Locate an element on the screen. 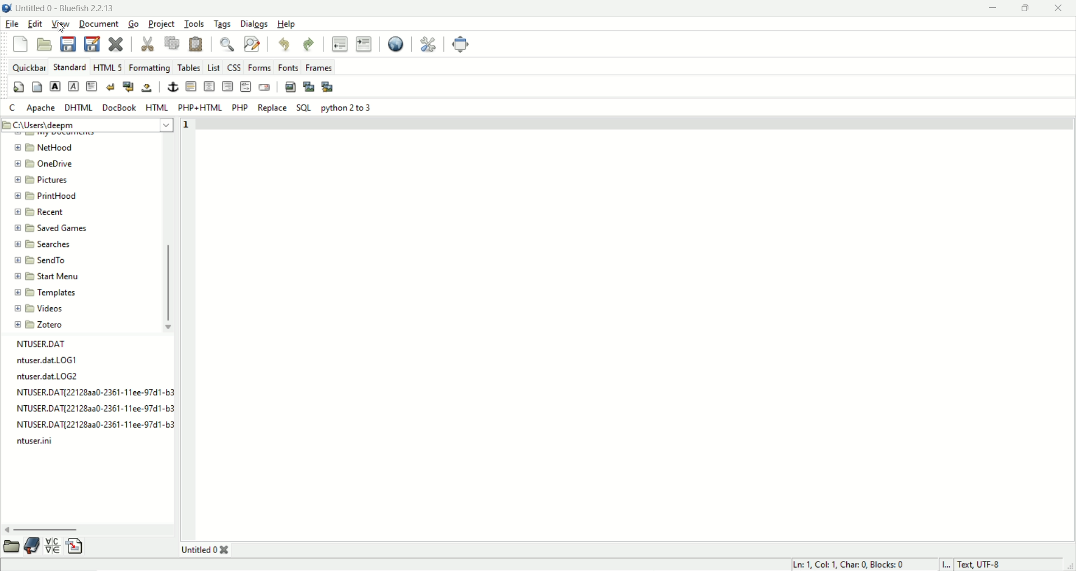  SQL is located at coordinates (304, 107).